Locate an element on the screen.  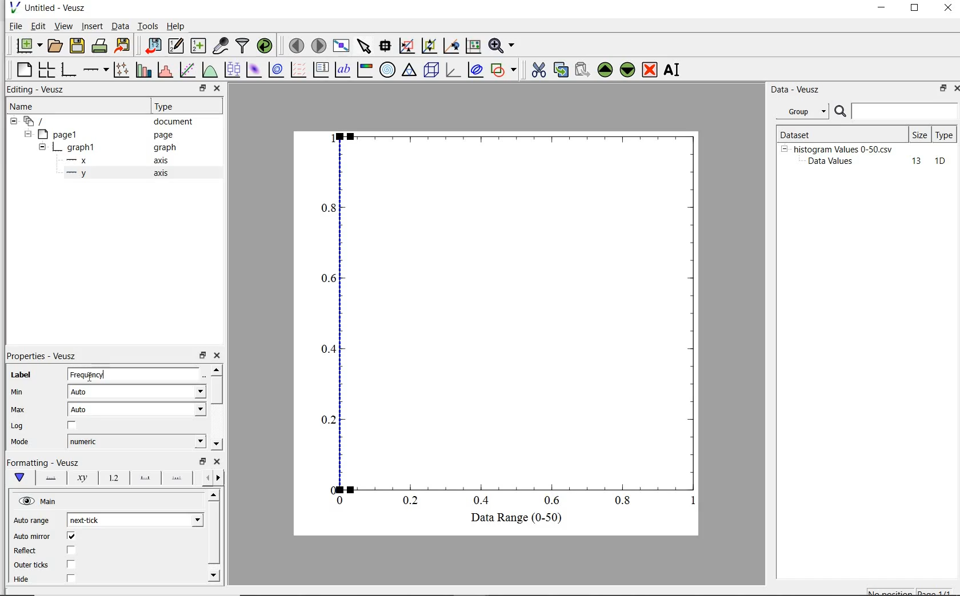
move down is located at coordinates (216, 444).